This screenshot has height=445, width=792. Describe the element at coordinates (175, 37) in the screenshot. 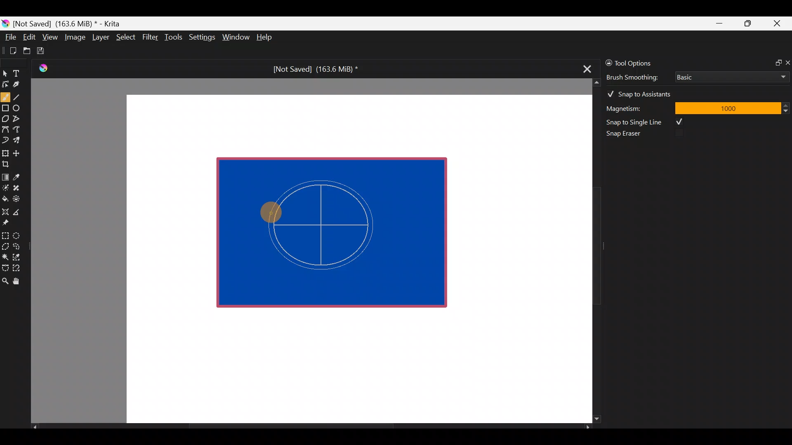

I see `Tools` at that location.